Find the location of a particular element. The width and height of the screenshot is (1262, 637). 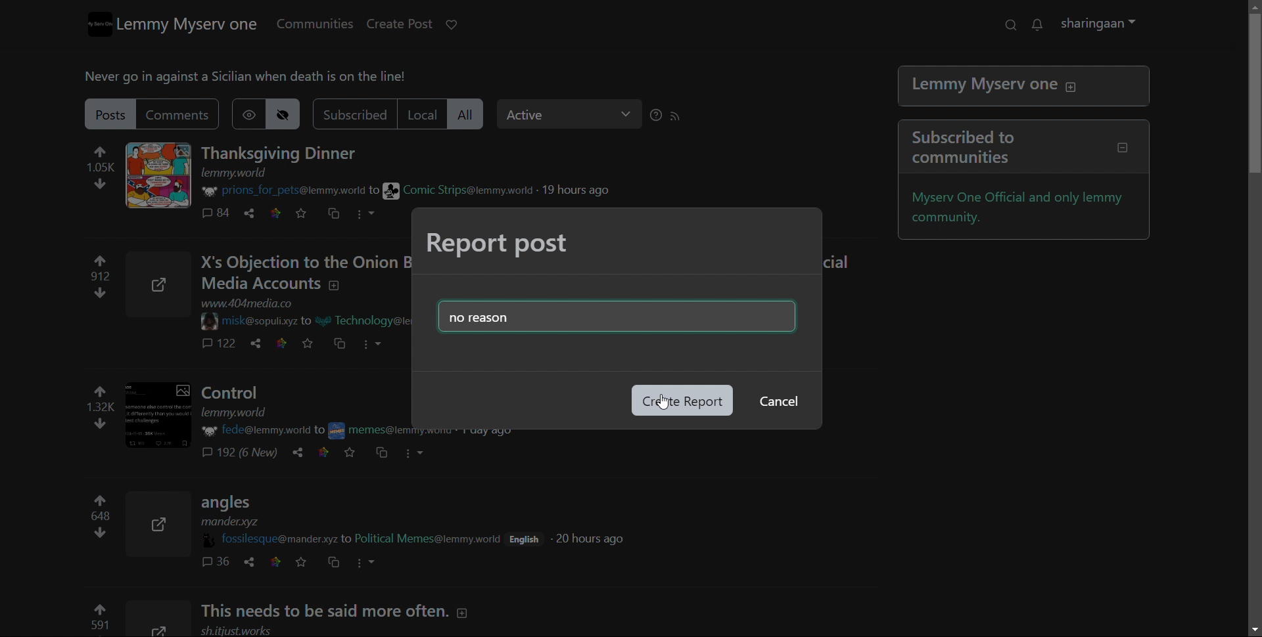

Active(select relevance) is located at coordinates (576, 114).